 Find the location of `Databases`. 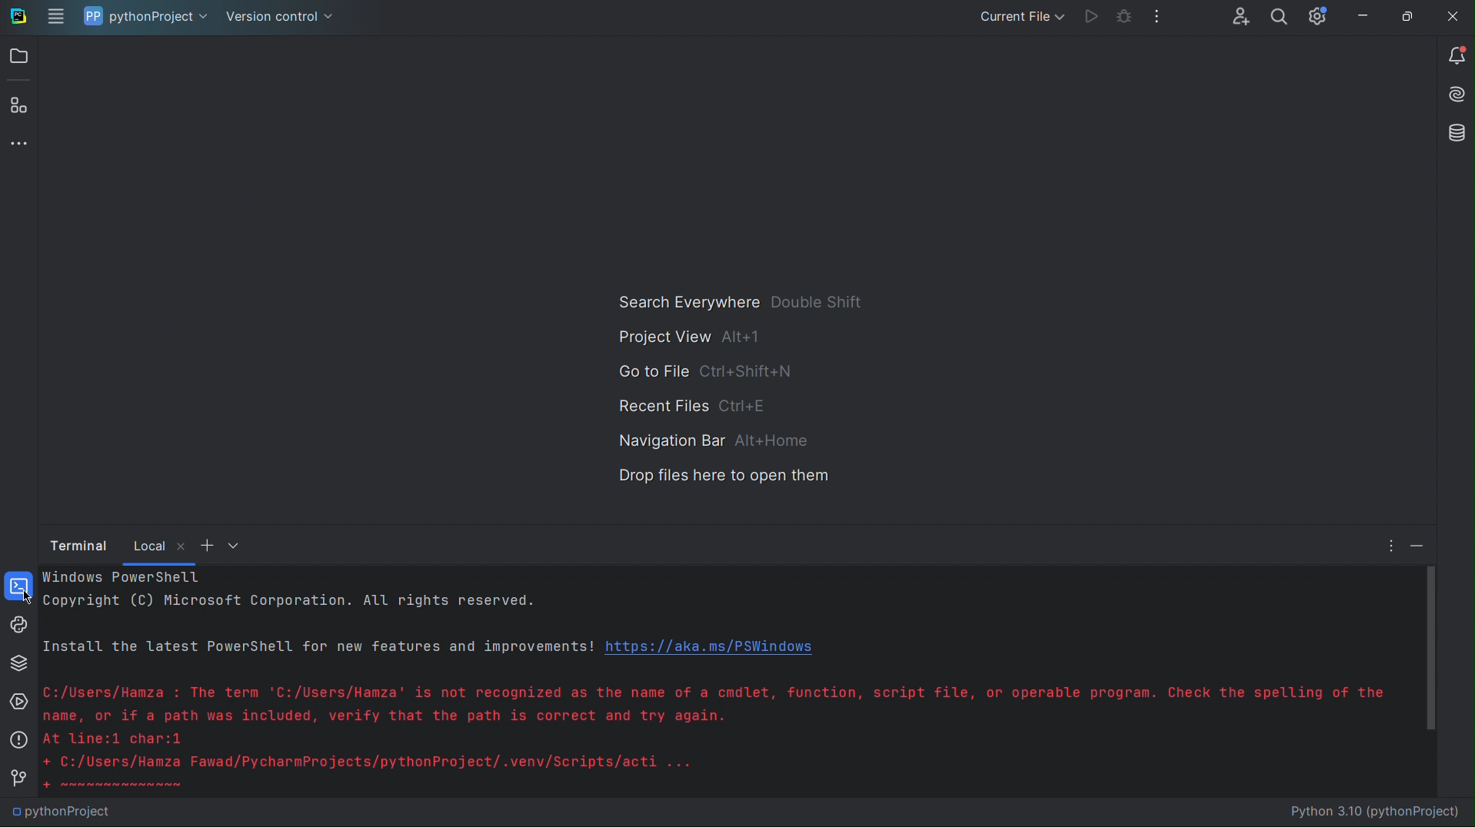

Databases is located at coordinates (1453, 135).